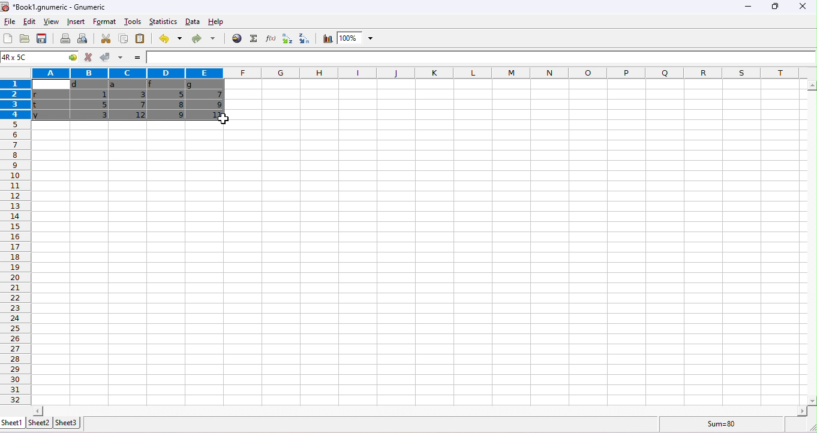  What do you see at coordinates (68, 422) in the screenshot?
I see `sheet3` at bounding box center [68, 422].